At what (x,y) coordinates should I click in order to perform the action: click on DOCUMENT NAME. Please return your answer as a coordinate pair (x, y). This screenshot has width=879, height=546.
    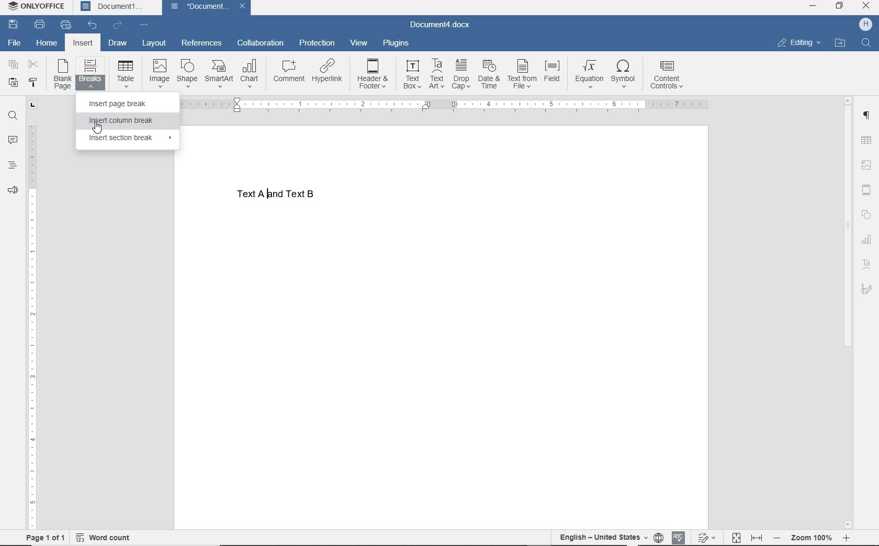
    Looking at the image, I should click on (440, 26).